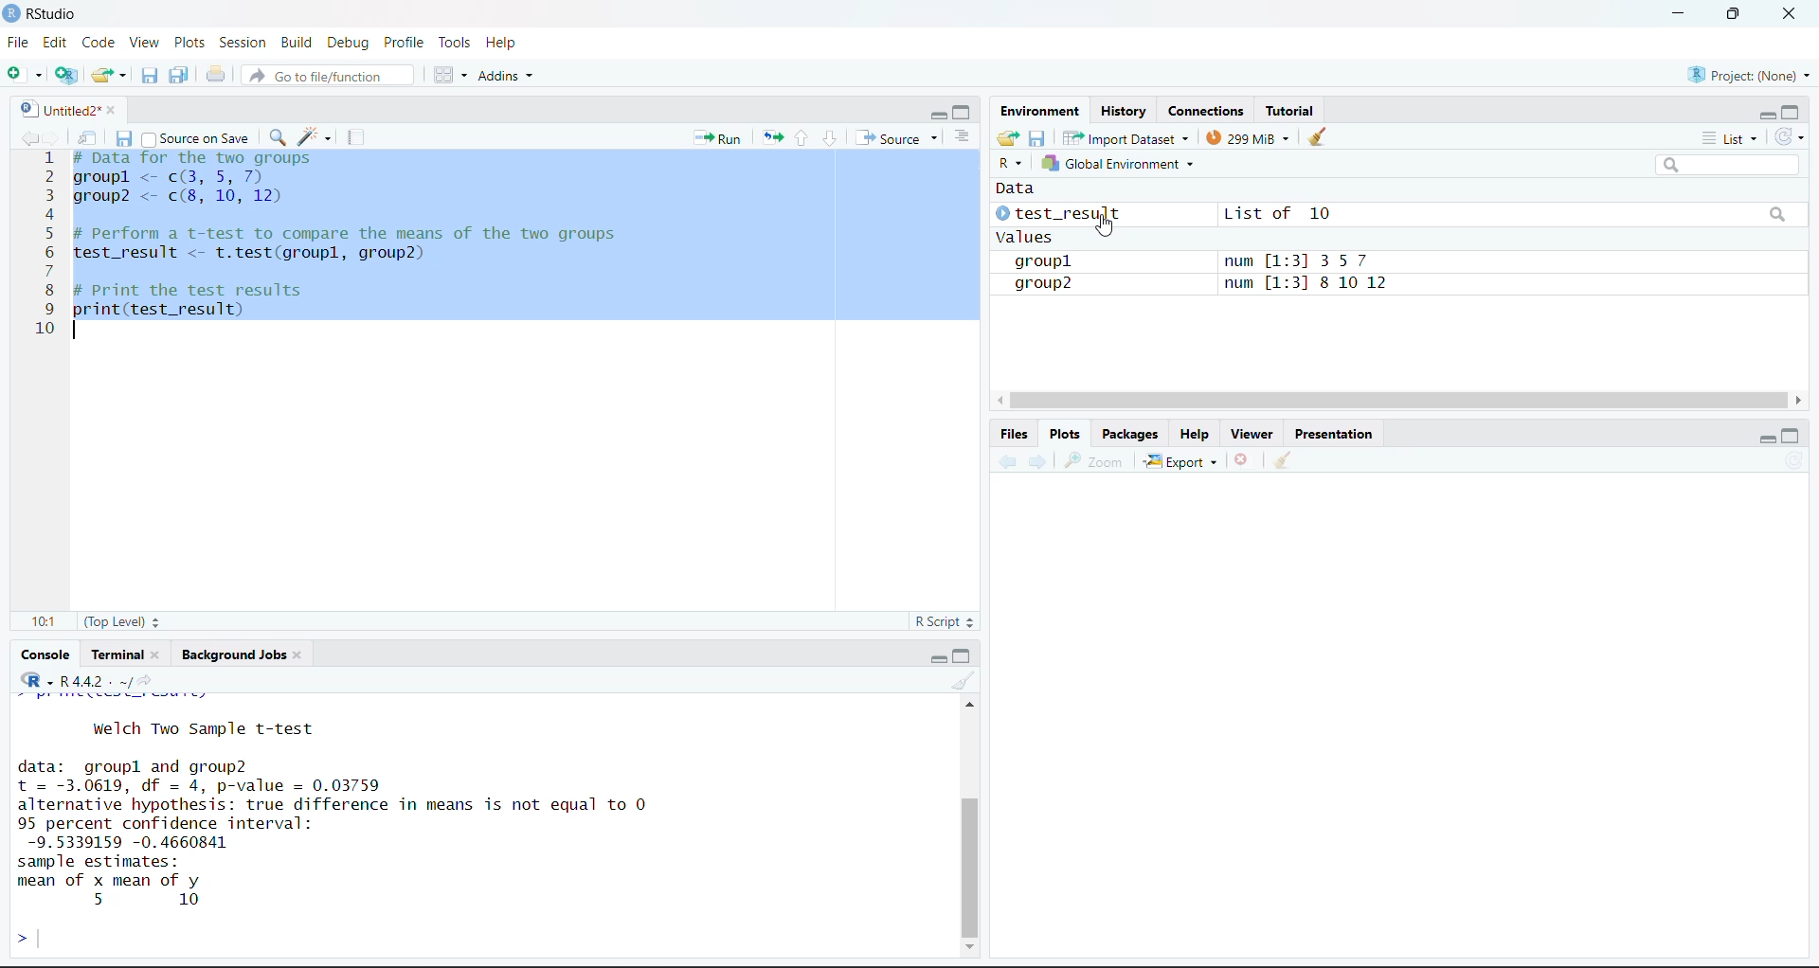 Image resolution: width=1819 pixels, height=968 pixels. What do you see at coordinates (1125, 111) in the screenshot?
I see `History` at bounding box center [1125, 111].